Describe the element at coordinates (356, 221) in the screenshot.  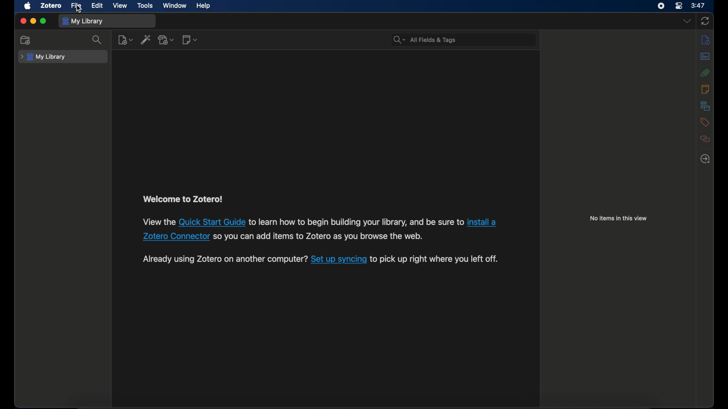
I see `text` at that location.